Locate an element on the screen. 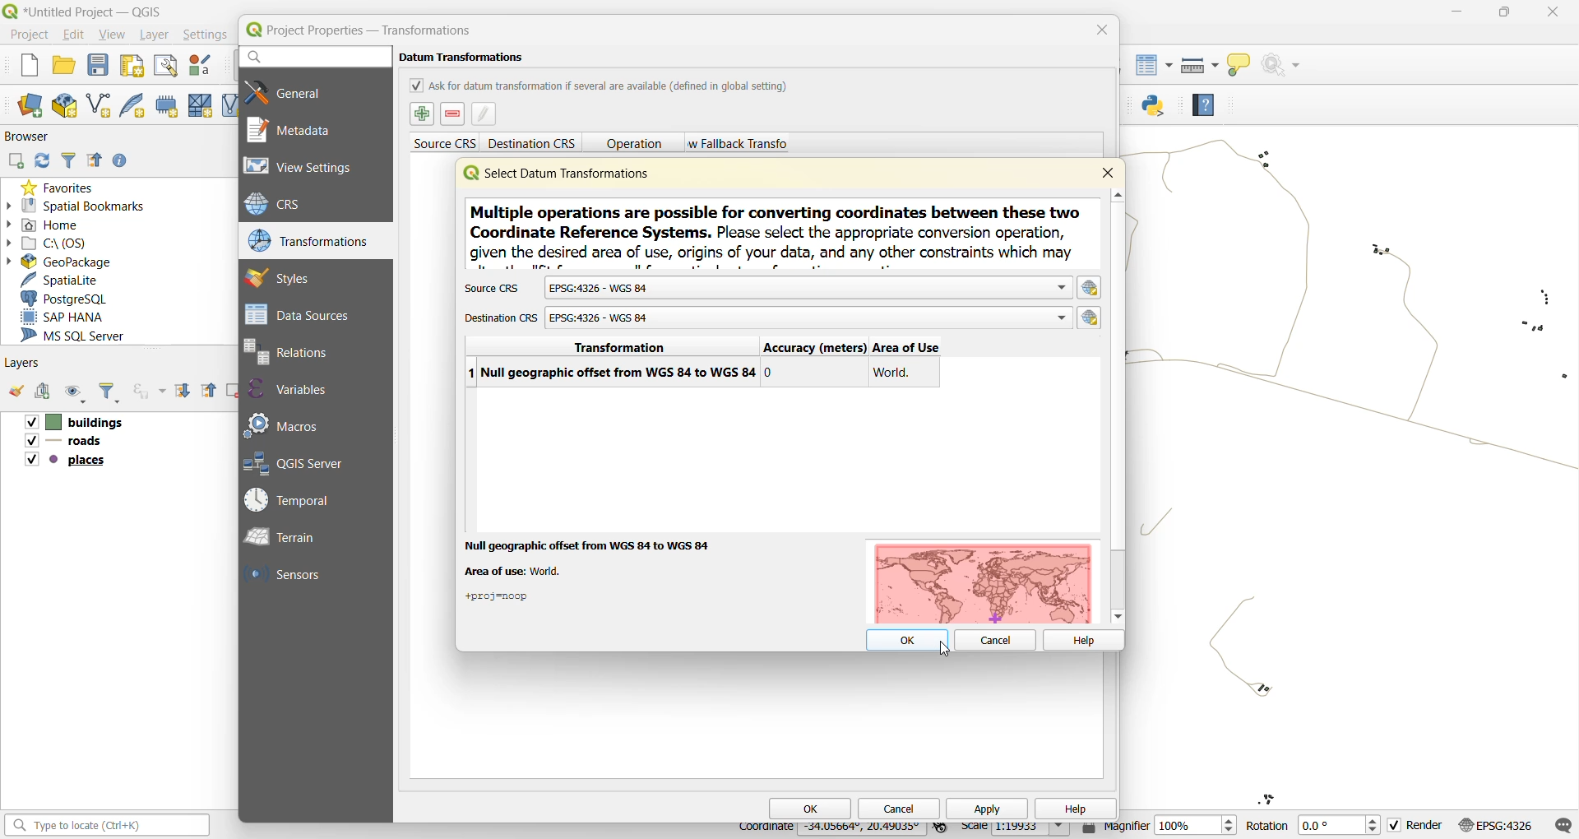 The height and width of the screenshot is (839, 1579). crs is located at coordinates (1499, 825).